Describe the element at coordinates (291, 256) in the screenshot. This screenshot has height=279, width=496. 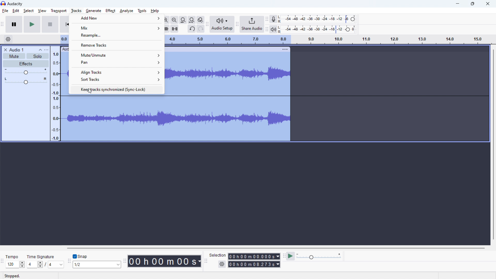
I see `play at speed` at that location.